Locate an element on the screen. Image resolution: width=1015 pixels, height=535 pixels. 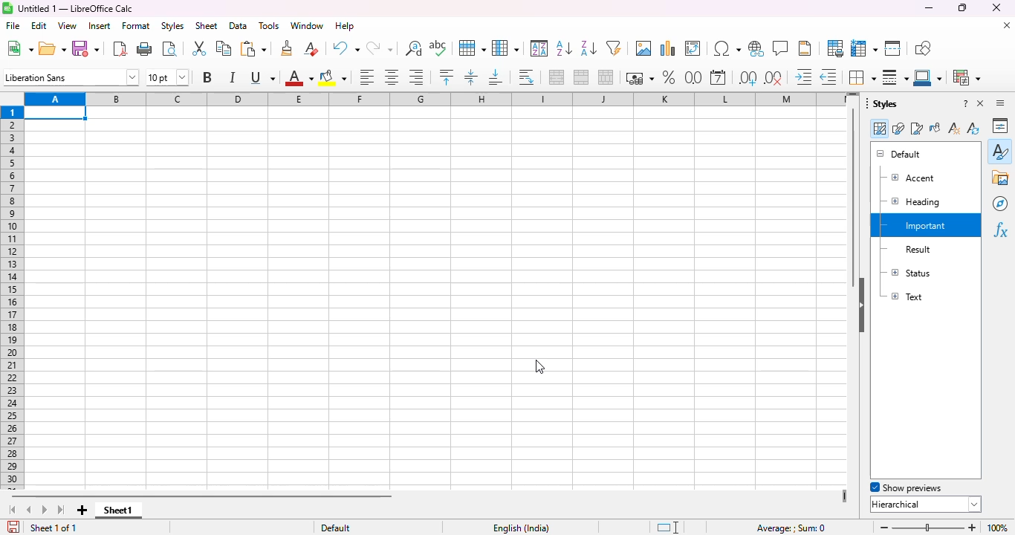
wrap text is located at coordinates (525, 77).